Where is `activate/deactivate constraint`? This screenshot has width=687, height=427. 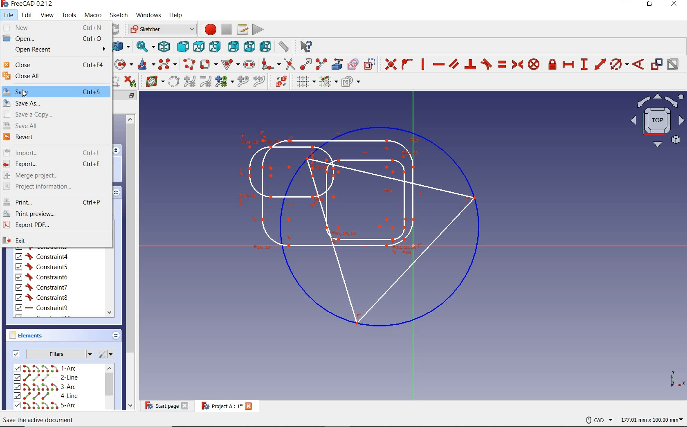 activate/deactivate constraint is located at coordinates (674, 66).